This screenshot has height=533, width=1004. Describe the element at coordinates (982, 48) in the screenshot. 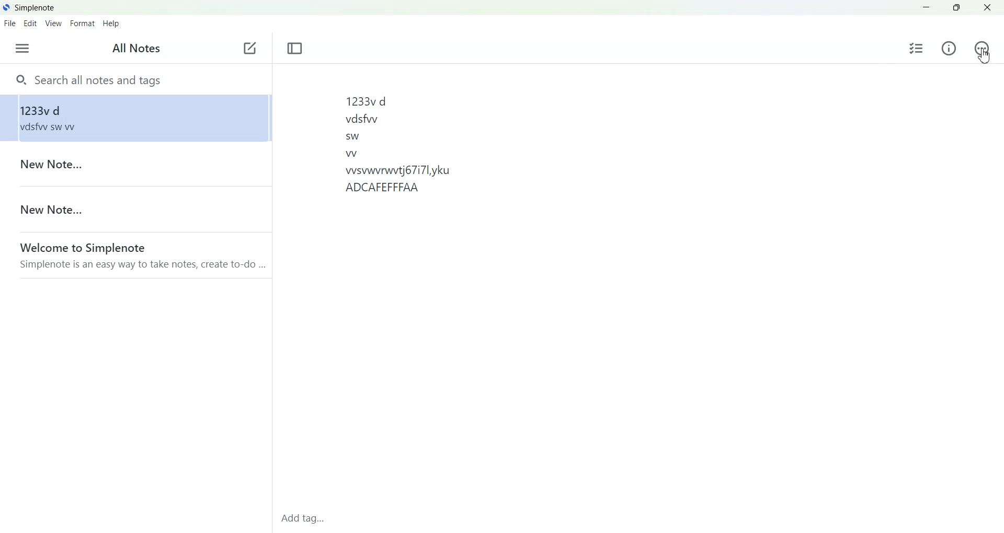

I see `Action` at that location.